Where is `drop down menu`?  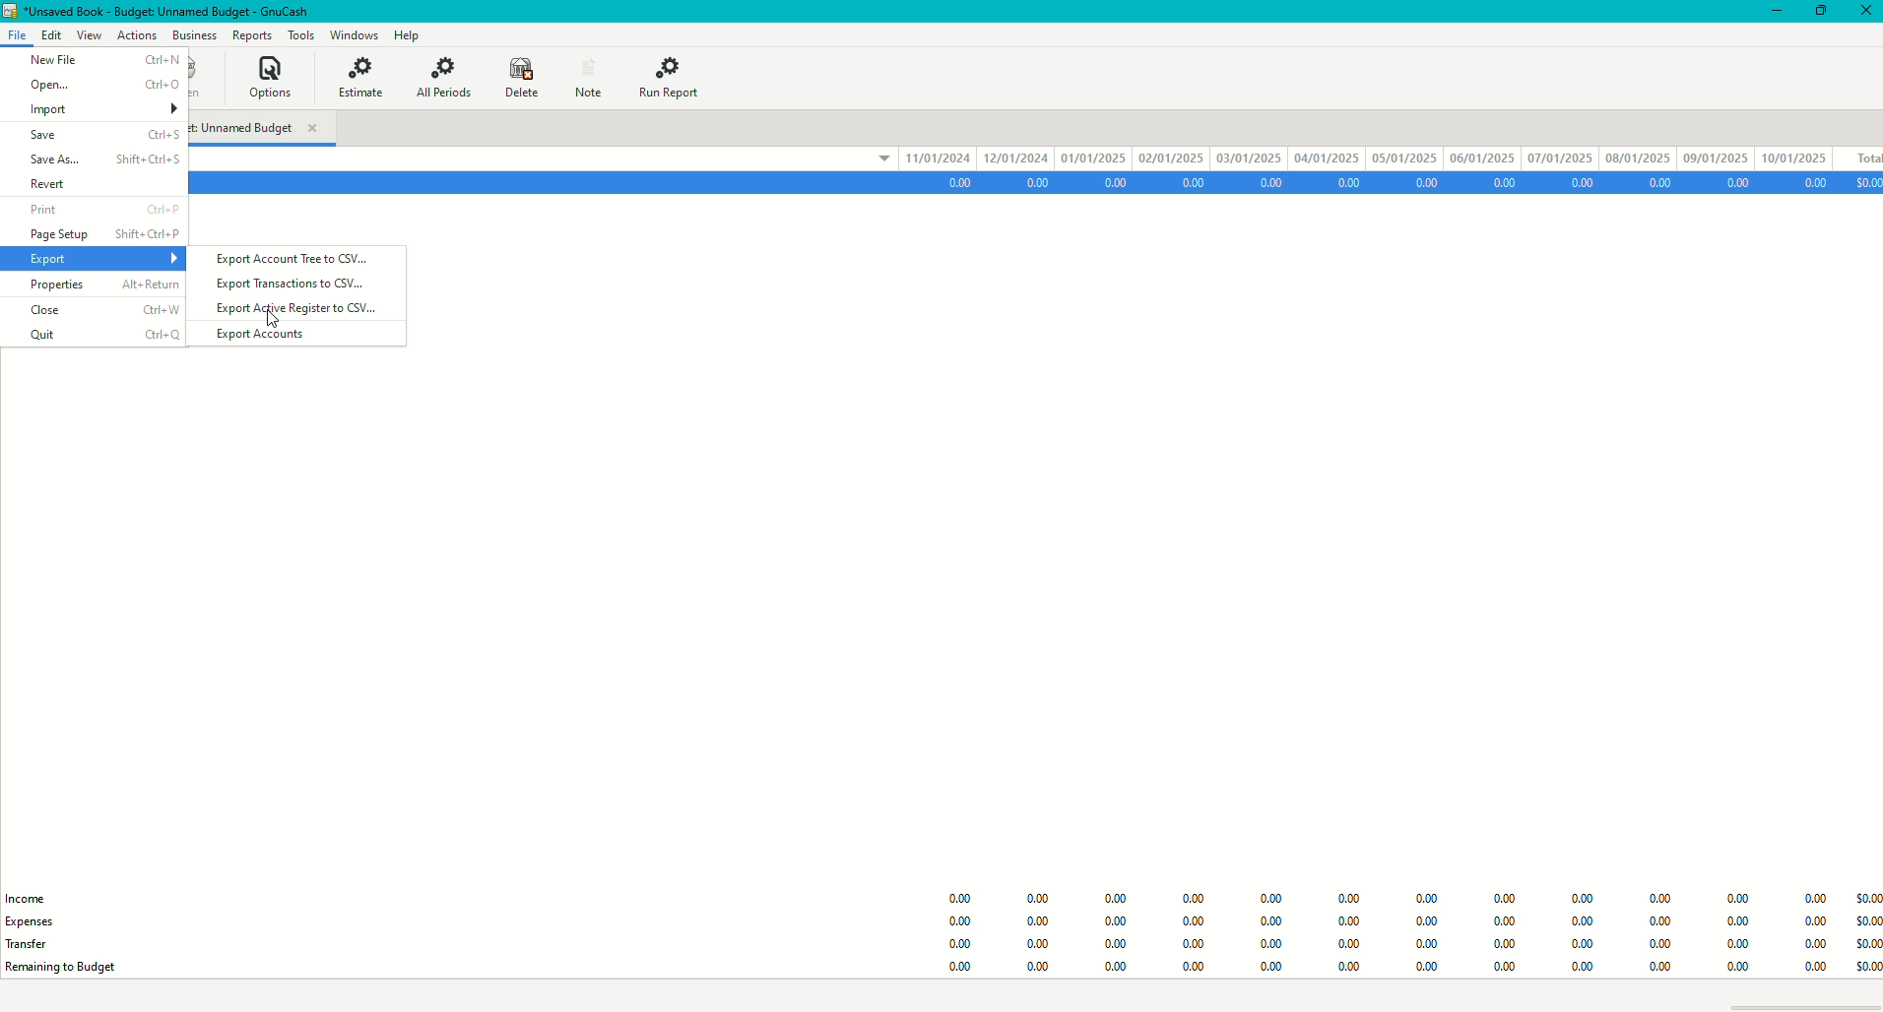
drop down menu is located at coordinates (871, 162).